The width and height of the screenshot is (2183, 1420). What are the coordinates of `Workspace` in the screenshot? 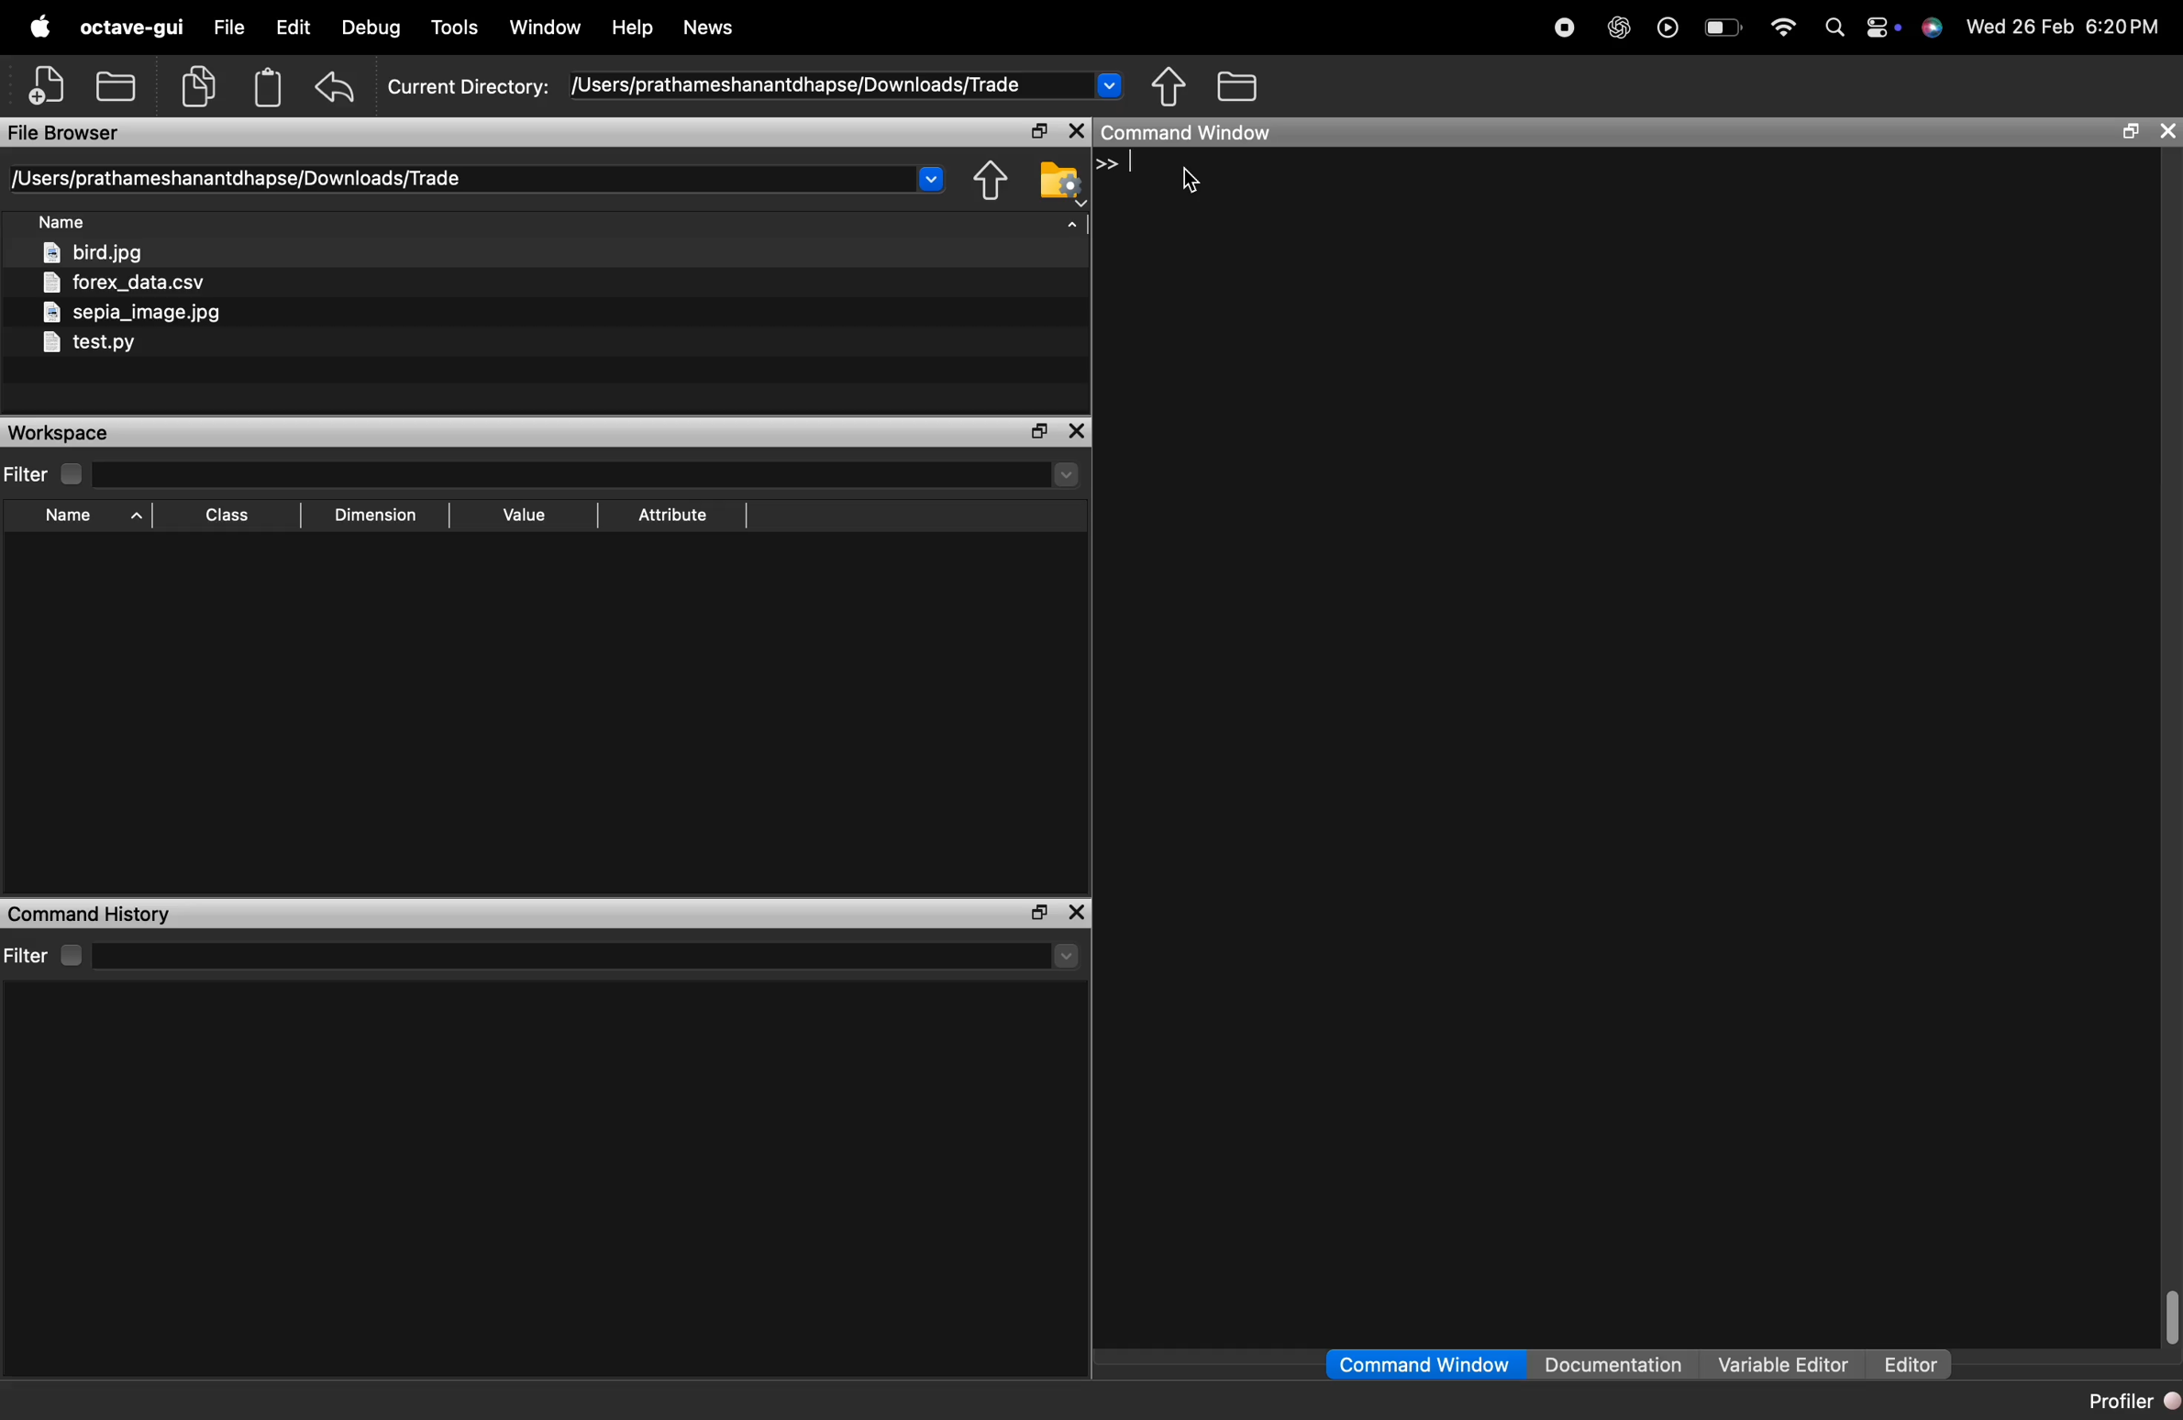 It's located at (61, 433).